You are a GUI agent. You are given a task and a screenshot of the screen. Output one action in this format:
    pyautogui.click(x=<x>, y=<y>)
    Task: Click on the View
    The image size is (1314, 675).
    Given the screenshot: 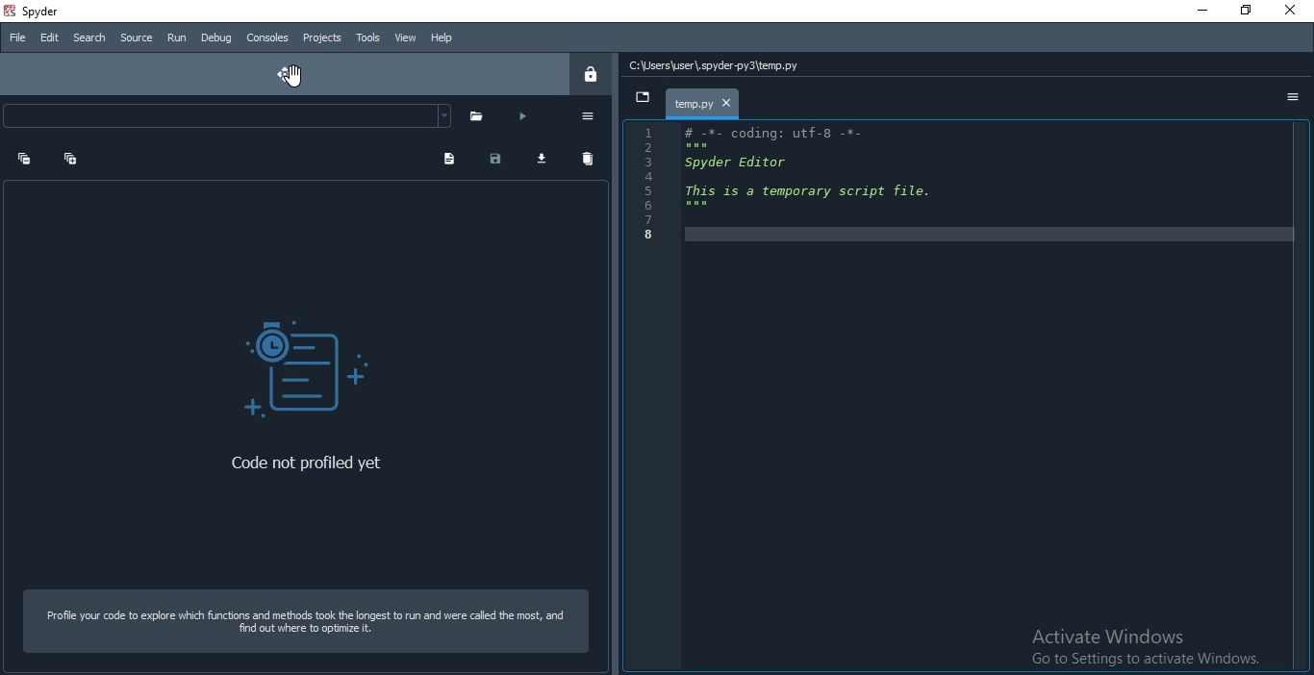 What is the action you would take?
    pyautogui.click(x=403, y=36)
    